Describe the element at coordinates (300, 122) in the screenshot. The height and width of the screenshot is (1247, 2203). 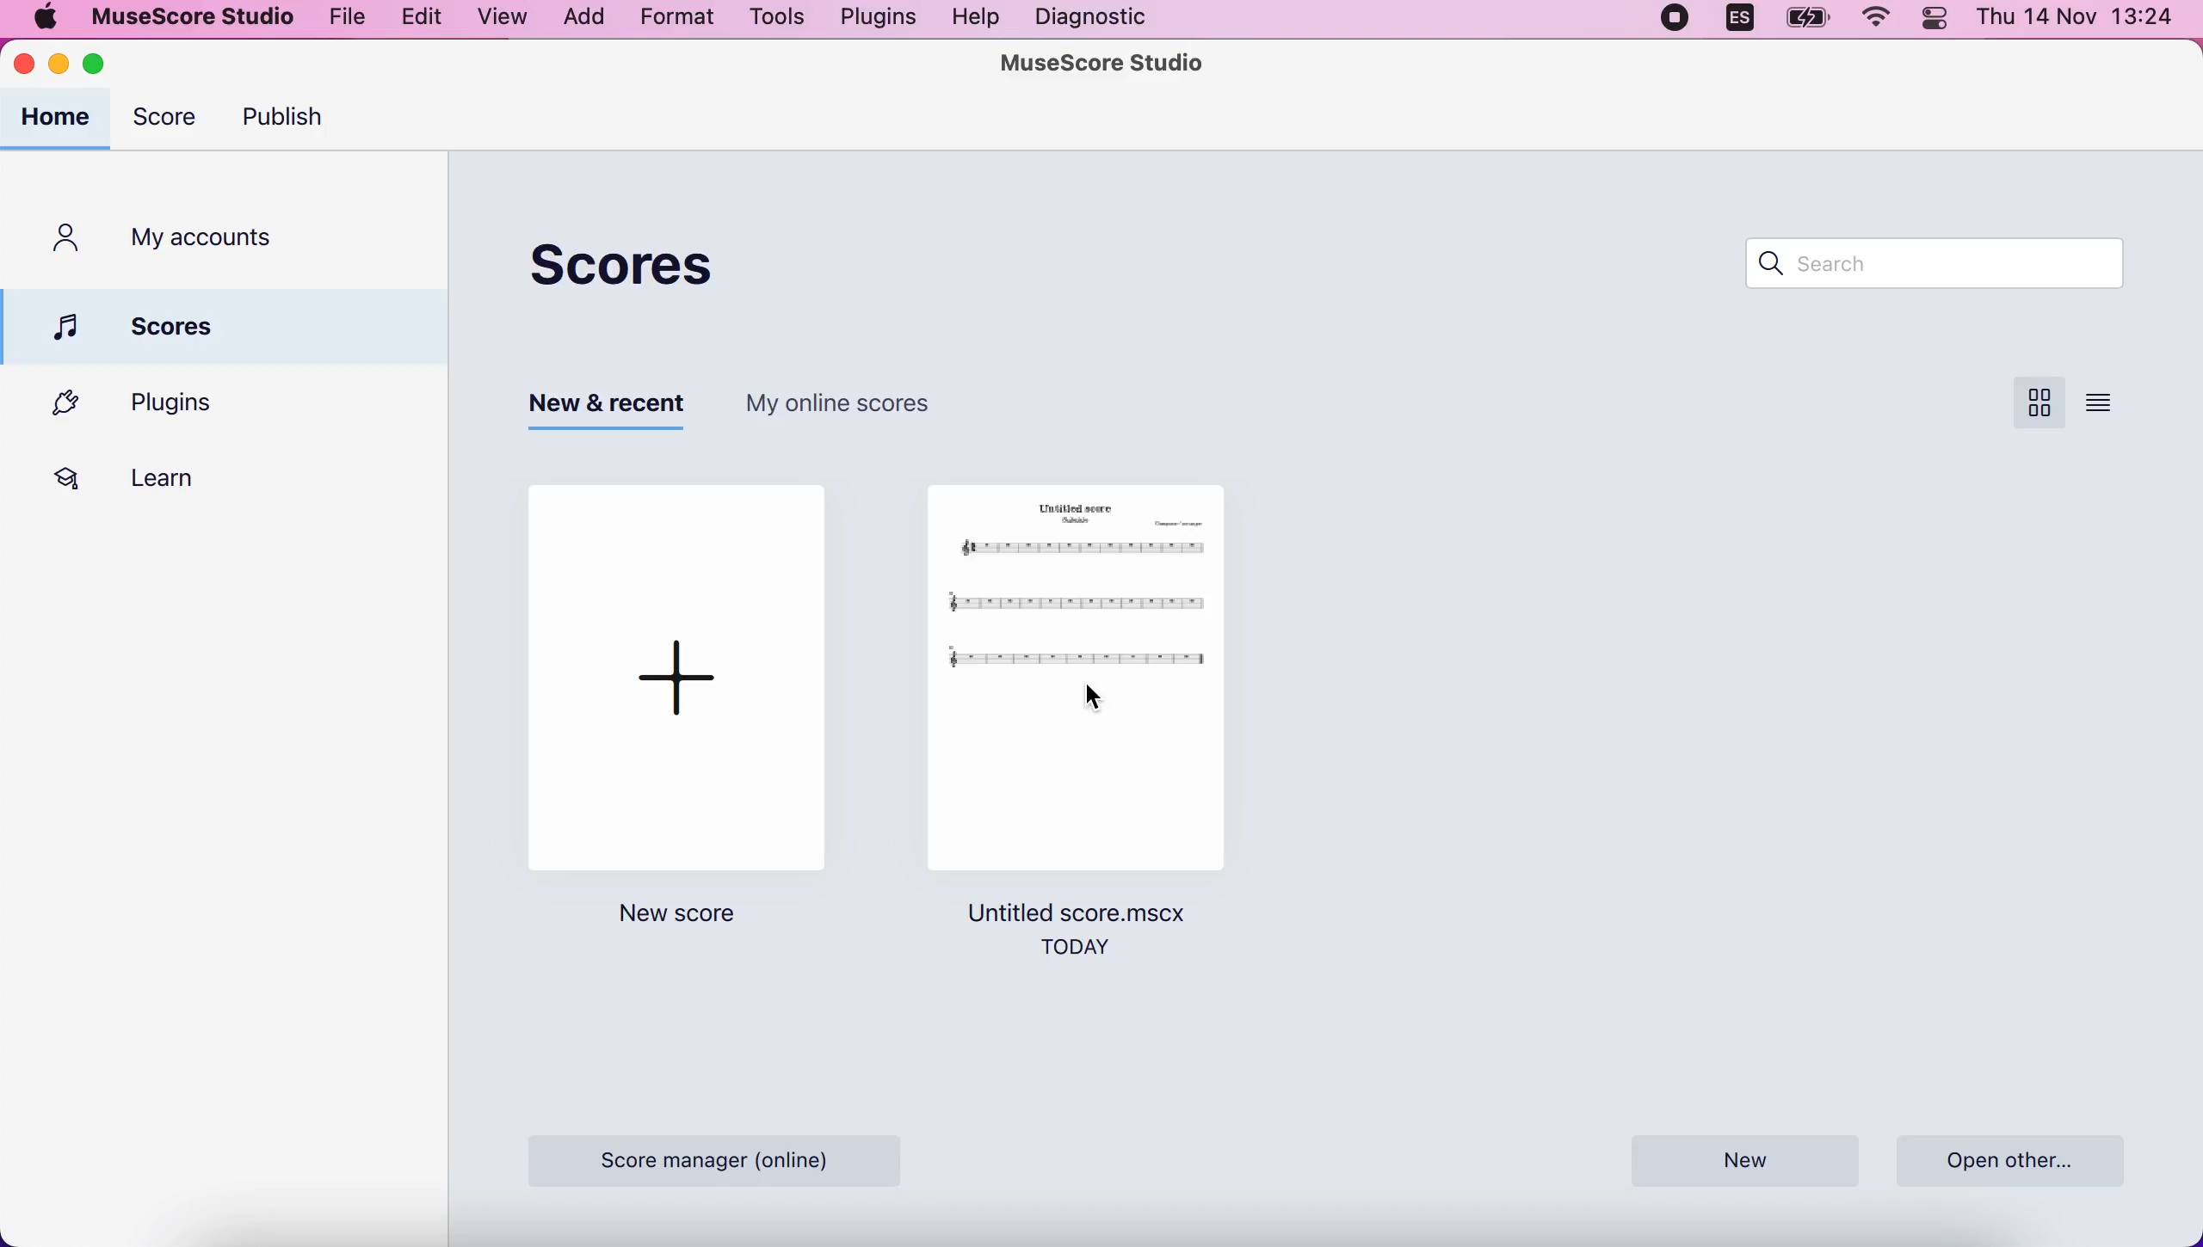
I see `publish` at that location.